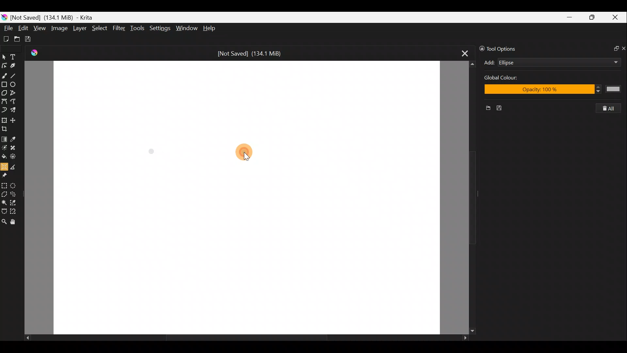 The width and height of the screenshot is (627, 353). Describe the element at coordinates (24, 28) in the screenshot. I see `Edit` at that location.